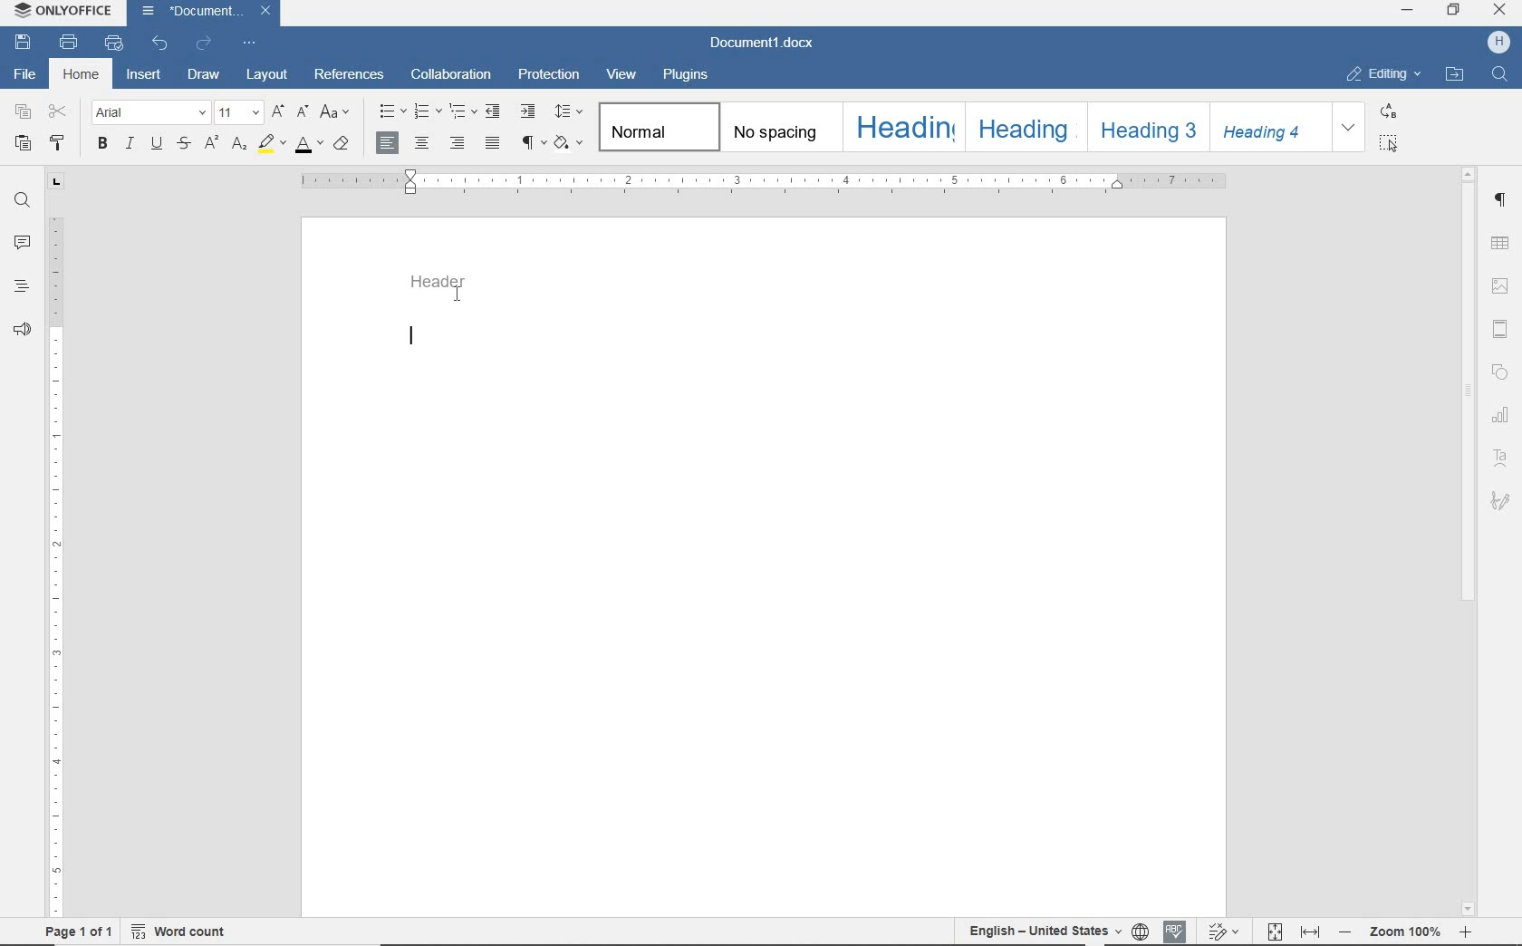  Describe the element at coordinates (24, 42) in the screenshot. I see `save` at that location.